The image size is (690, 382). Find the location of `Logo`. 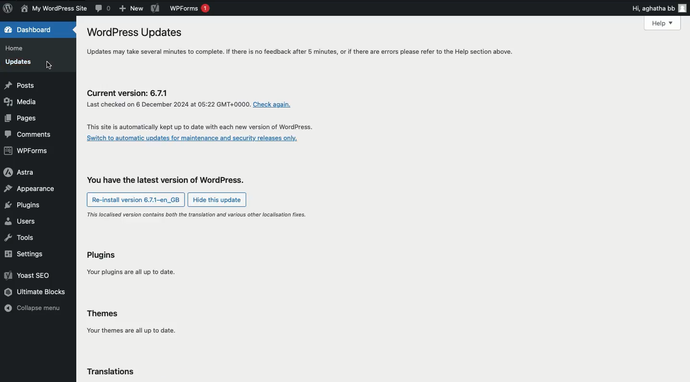

Logo is located at coordinates (9, 8).